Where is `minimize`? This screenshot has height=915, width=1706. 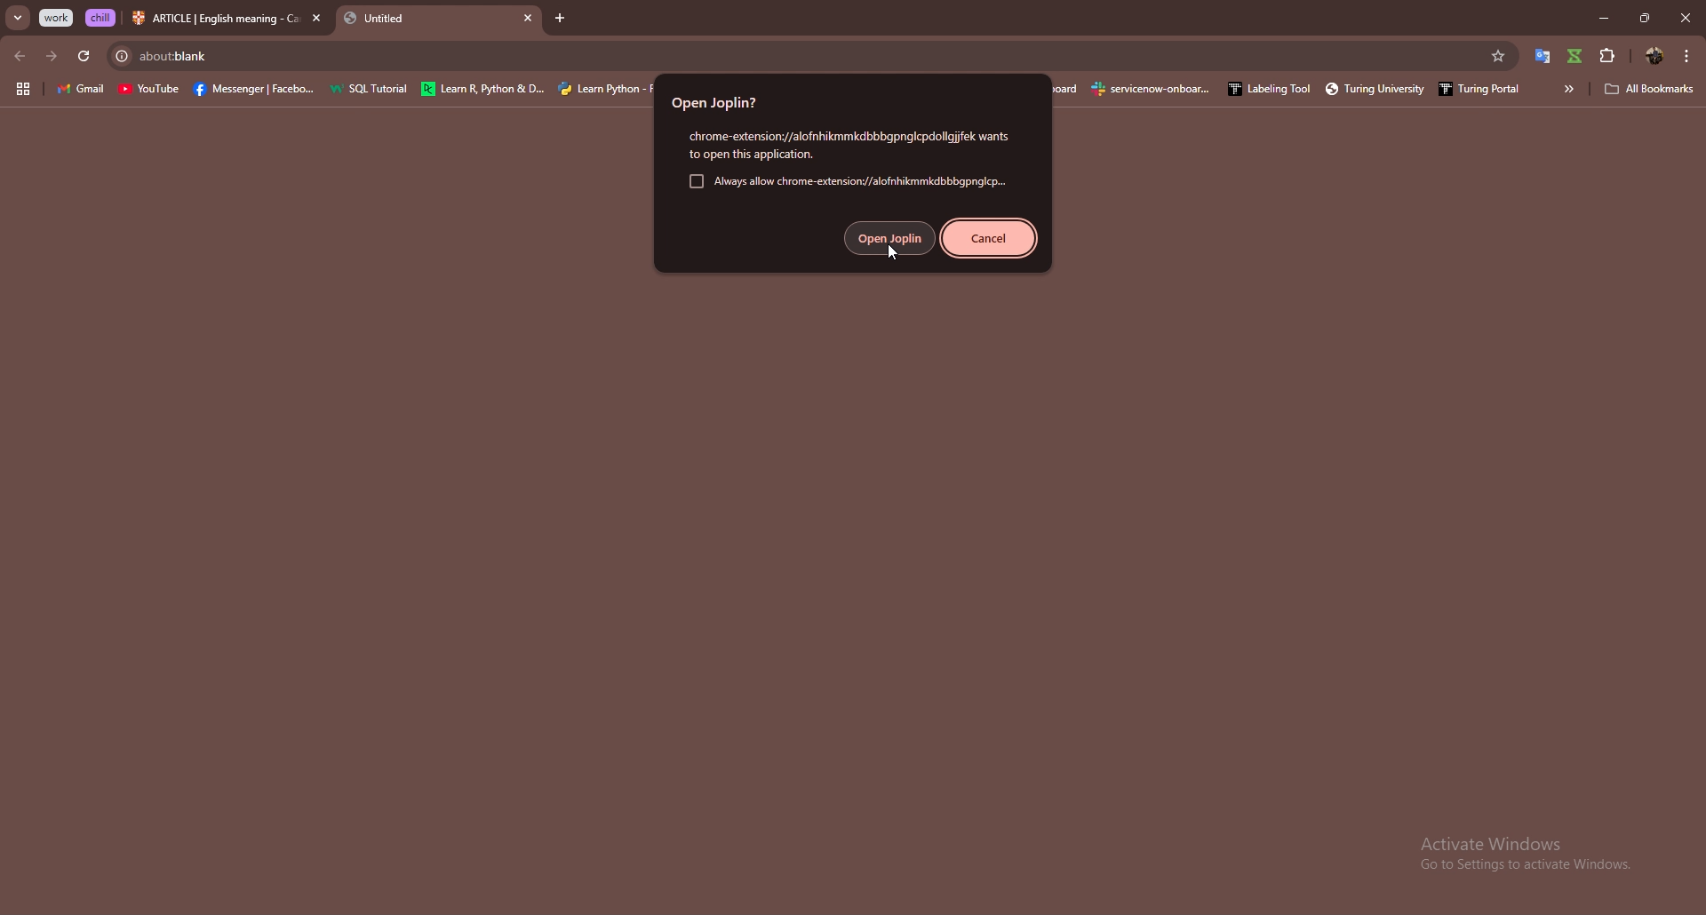 minimize is located at coordinates (1603, 17).